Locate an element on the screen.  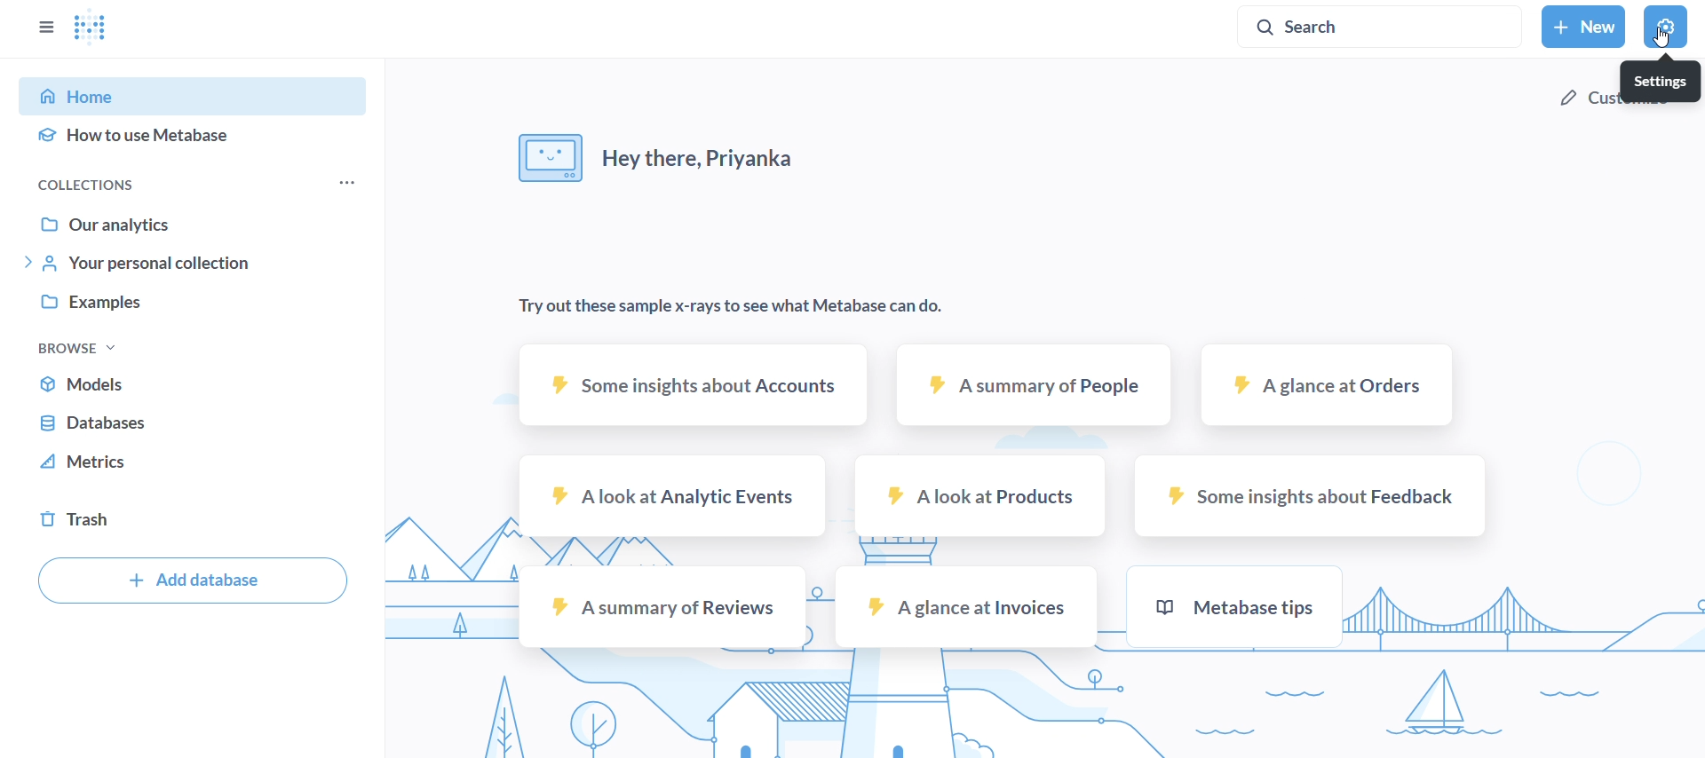
more is located at coordinates (345, 180).